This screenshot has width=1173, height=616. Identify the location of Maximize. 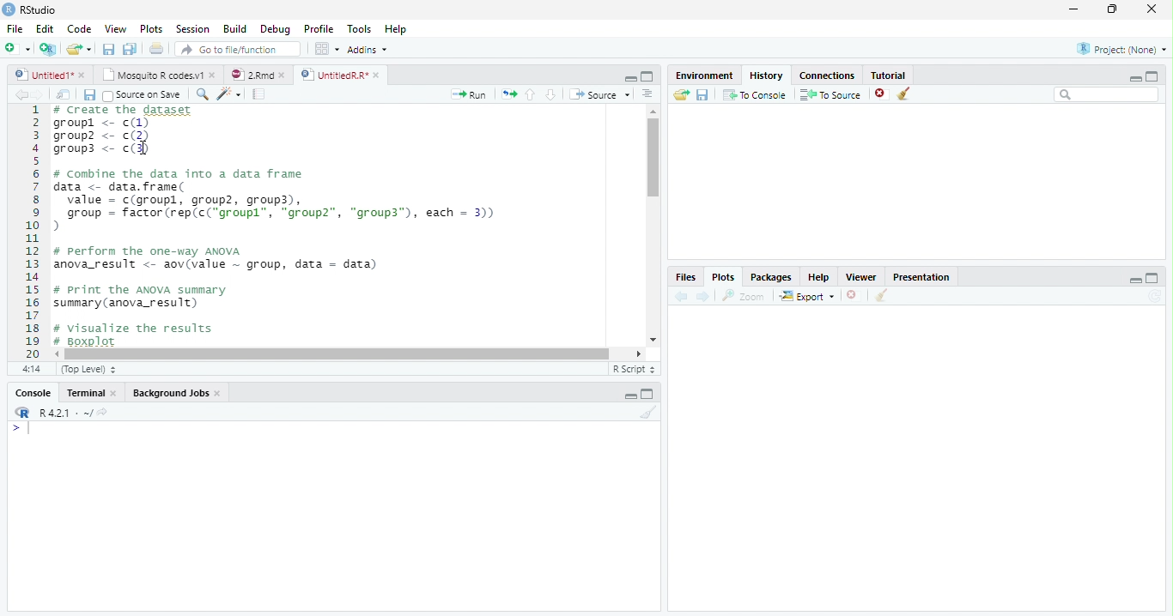
(1152, 279).